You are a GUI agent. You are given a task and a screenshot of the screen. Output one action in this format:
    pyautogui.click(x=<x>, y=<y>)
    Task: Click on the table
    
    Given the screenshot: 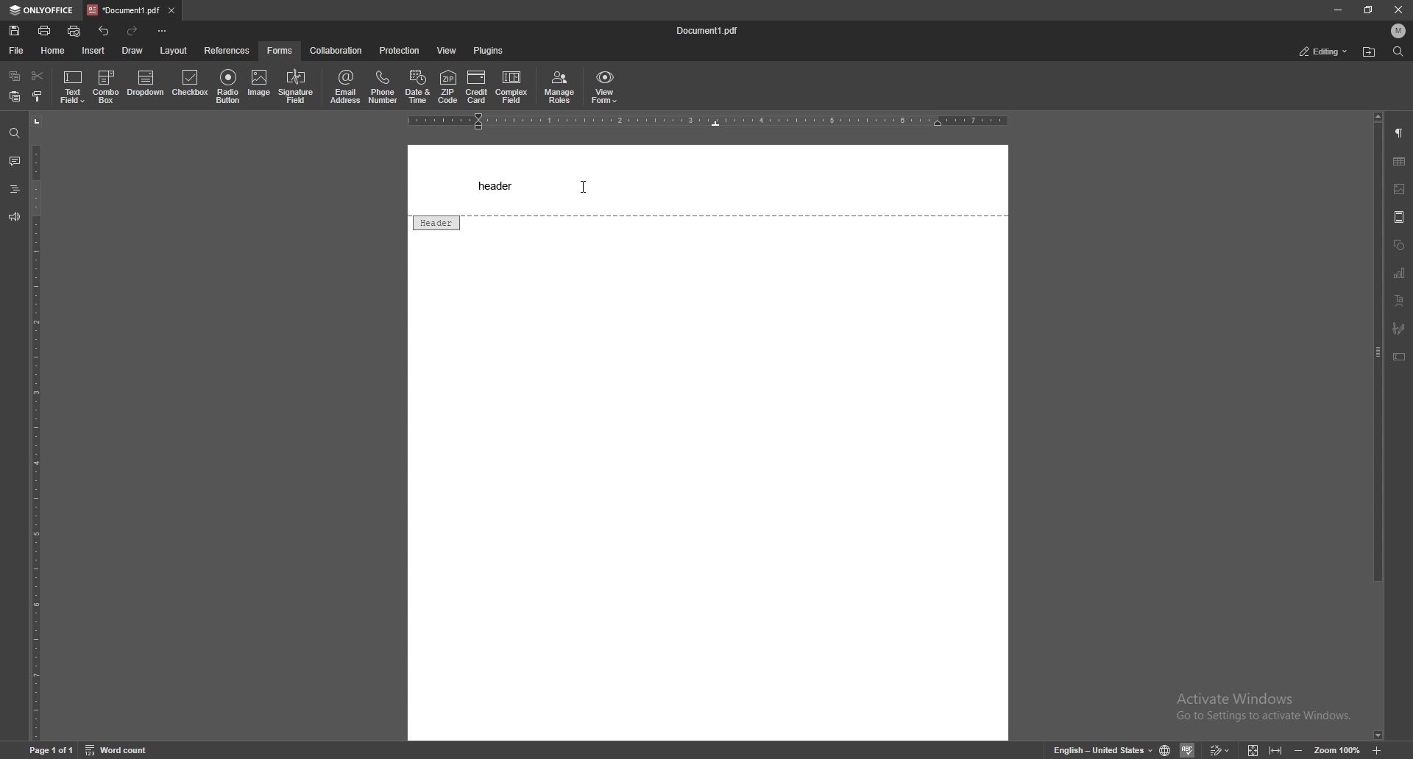 What is the action you would take?
    pyautogui.click(x=1400, y=162)
    